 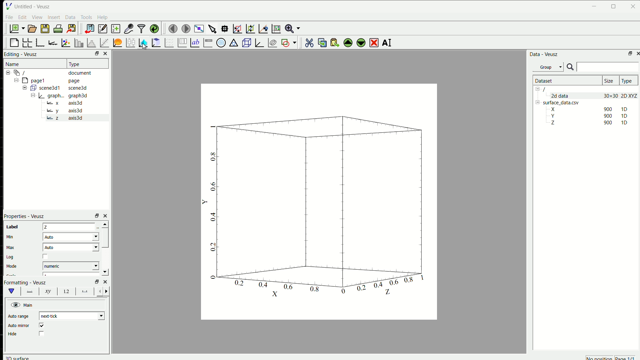 What do you see at coordinates (25, 283) in the screenshot?
I see `Formatting - Veusz` at bounding box center [25, 283].